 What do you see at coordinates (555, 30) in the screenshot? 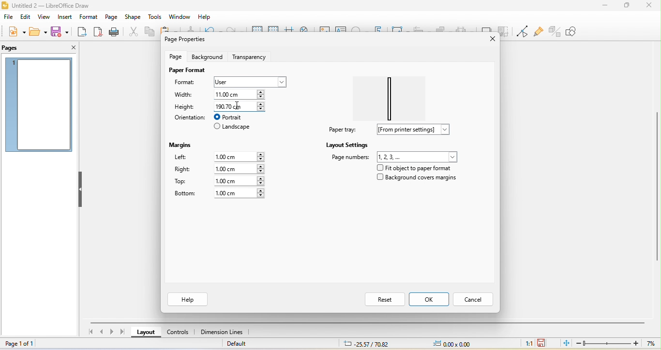
I see `toggle extrusion` at bounding box center [555, 30].